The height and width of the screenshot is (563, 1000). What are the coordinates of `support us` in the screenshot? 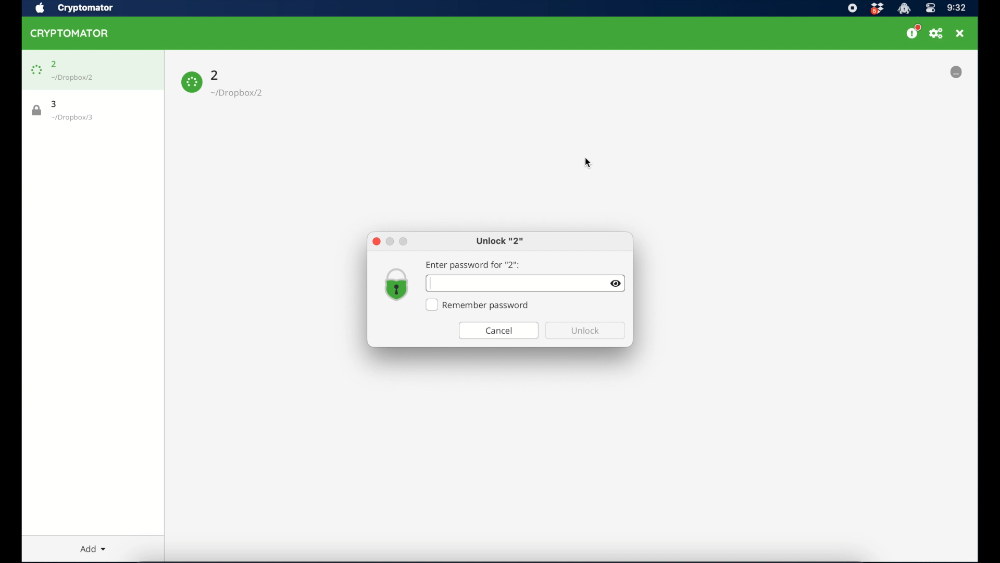 It's located at (914, 32).